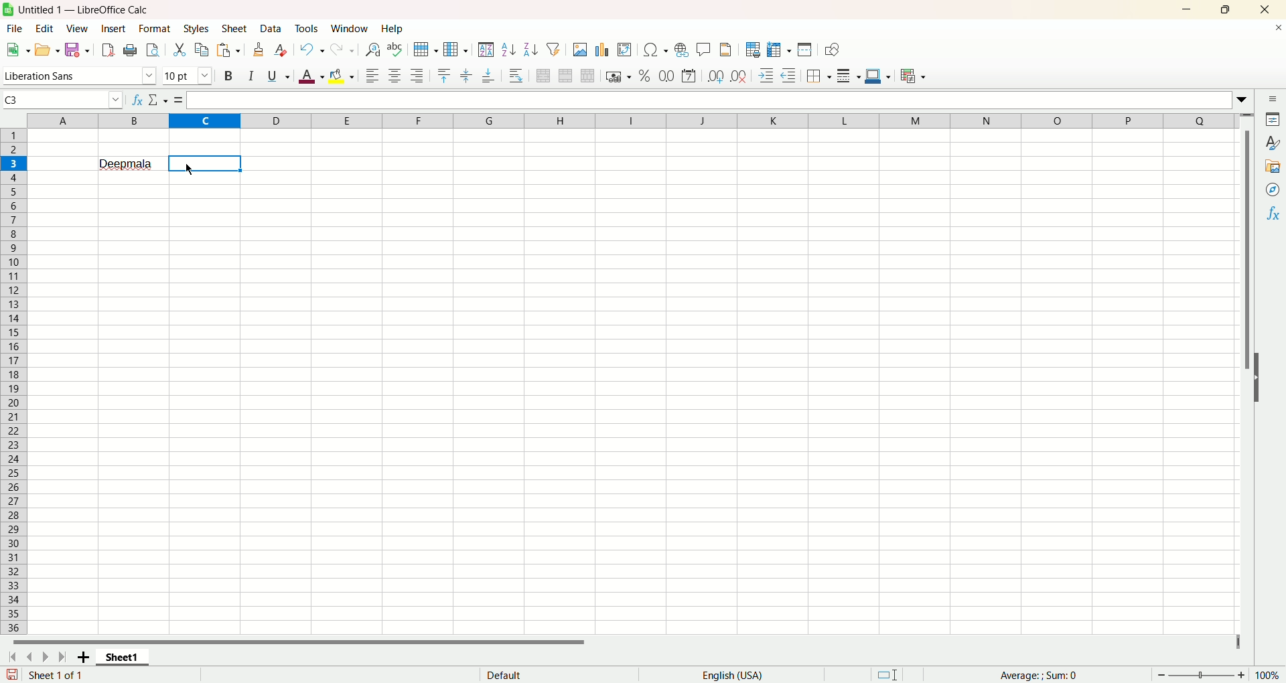 The height and width of the screenshot is (683, 1286). What do you see at coordinates (230, 76) in the screenshot?
I see `Bold` at bounding box center [230, 76].